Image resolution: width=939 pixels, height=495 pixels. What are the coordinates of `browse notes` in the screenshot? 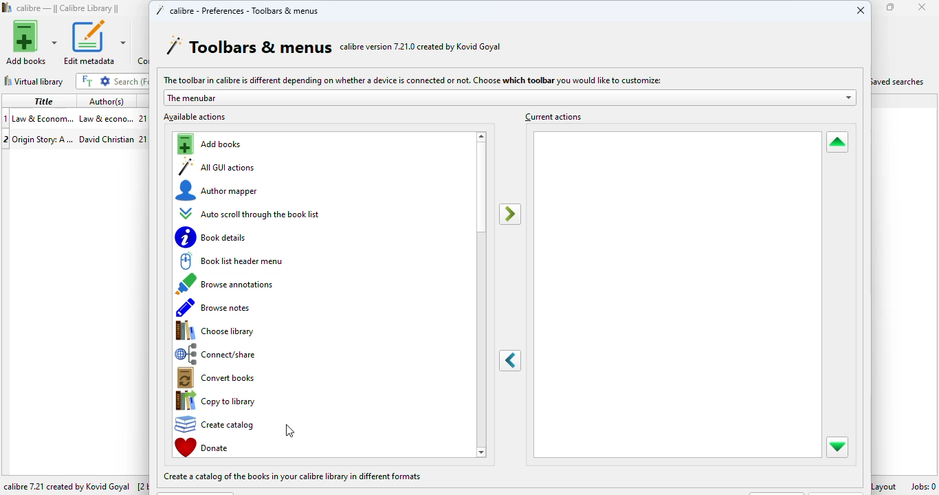 It's located at (214, 308).